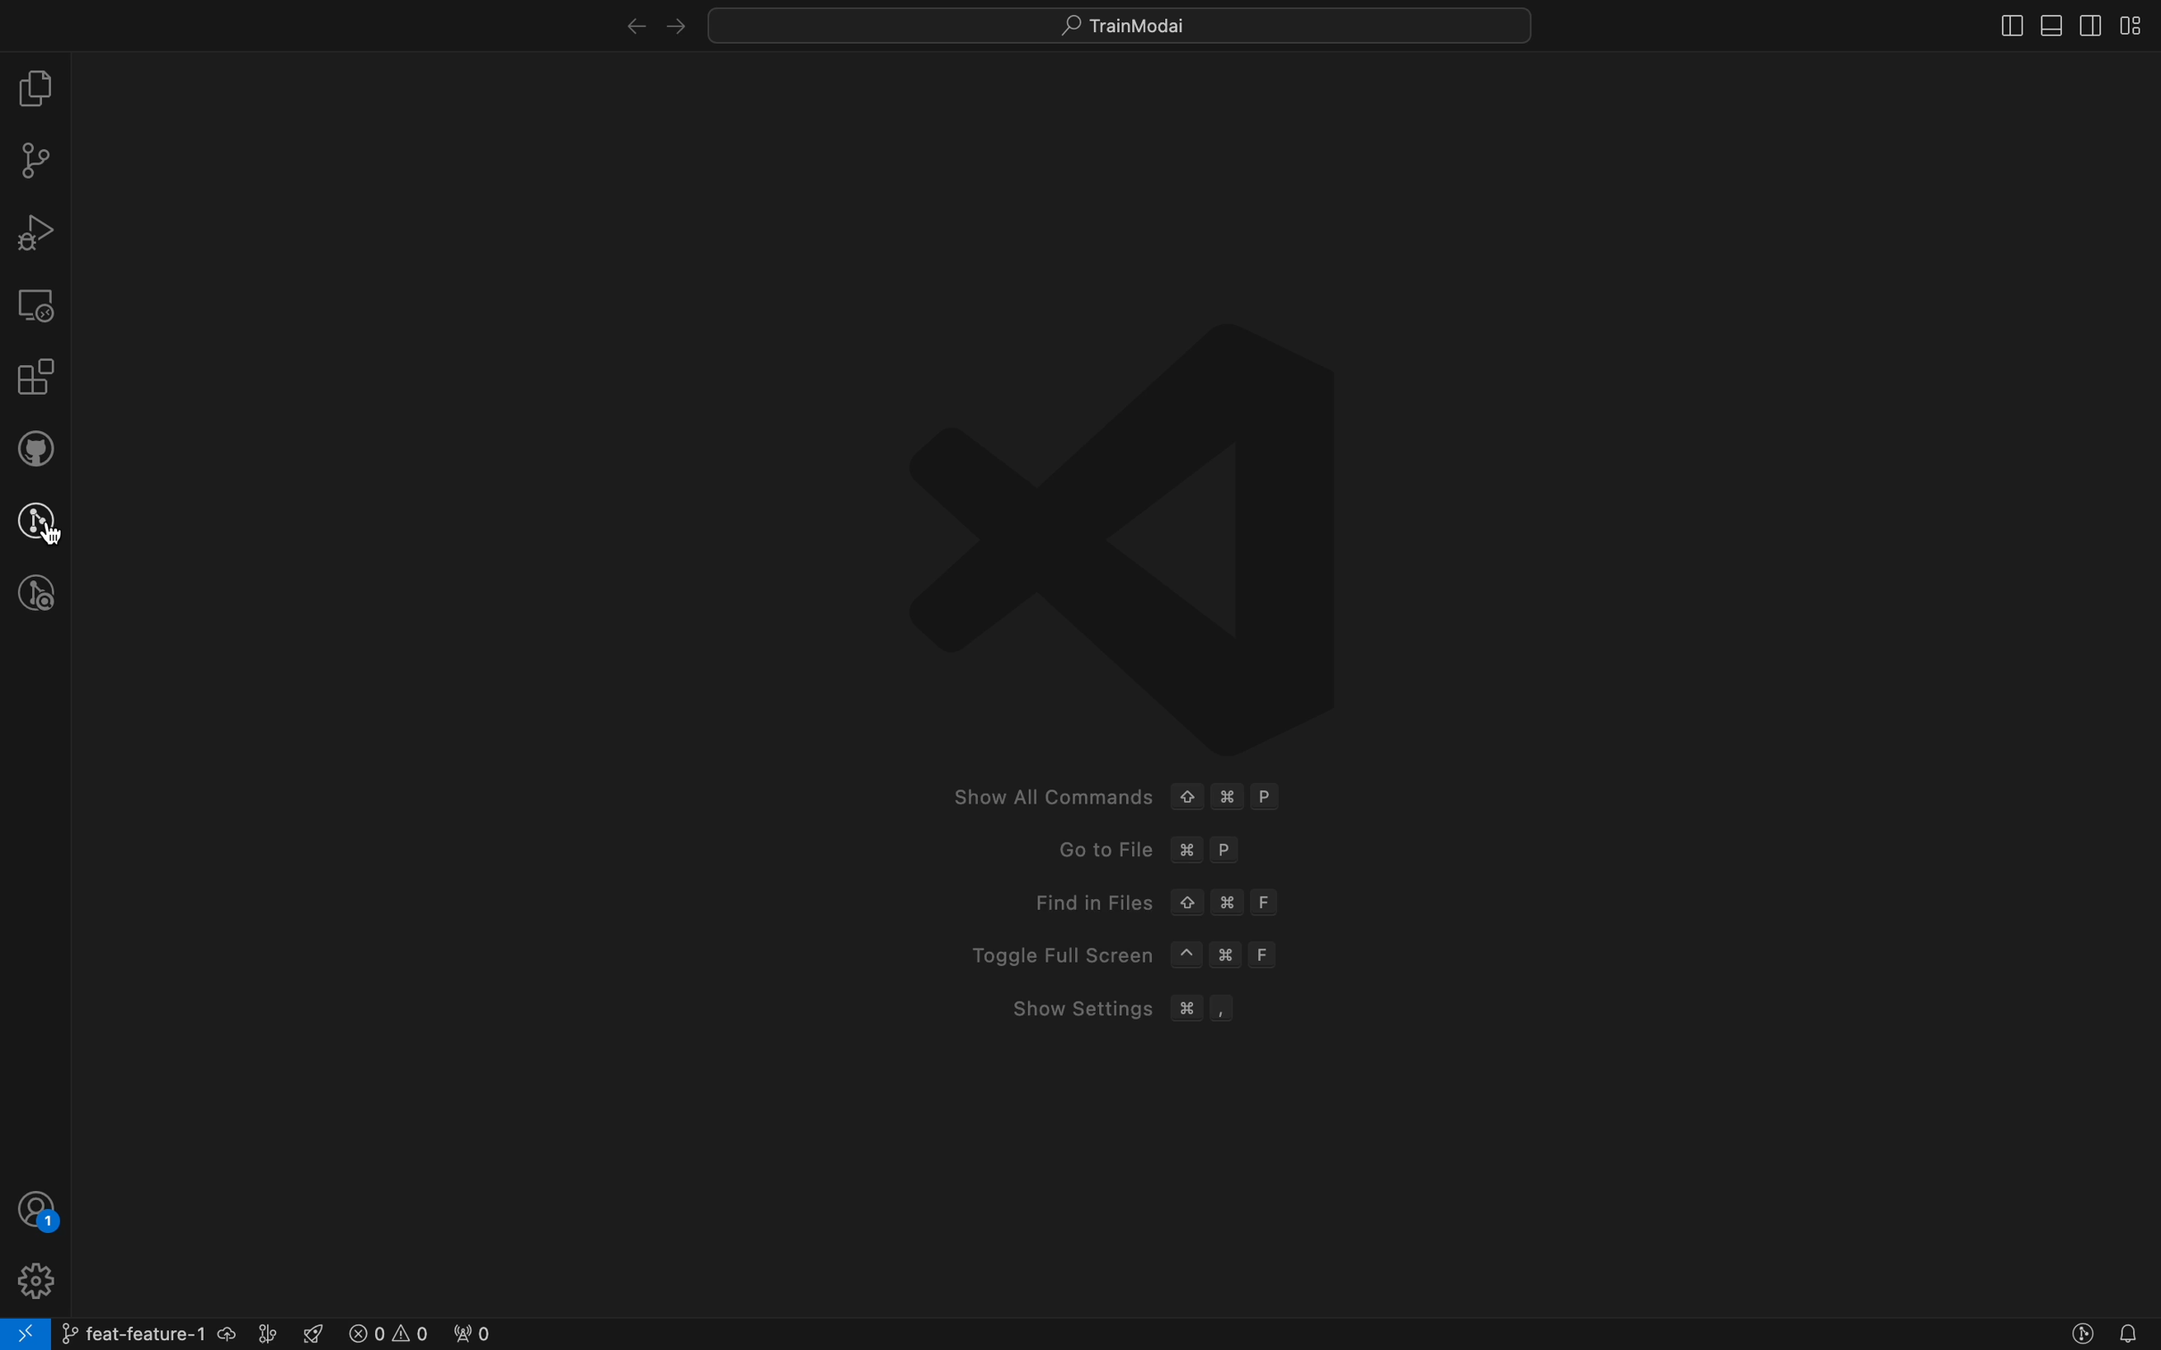 Image resolution: width=2161 pixels, height=1350 pixels. I want to click on error logs, so click(419, 1335).